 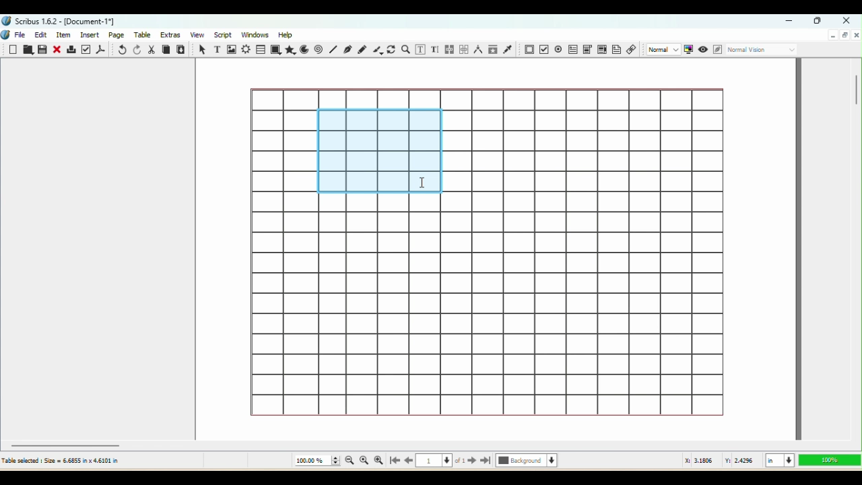 What do you see at coordinates (14, 50) in the screenshot?
I see `New` at bounding box center [14, 50].